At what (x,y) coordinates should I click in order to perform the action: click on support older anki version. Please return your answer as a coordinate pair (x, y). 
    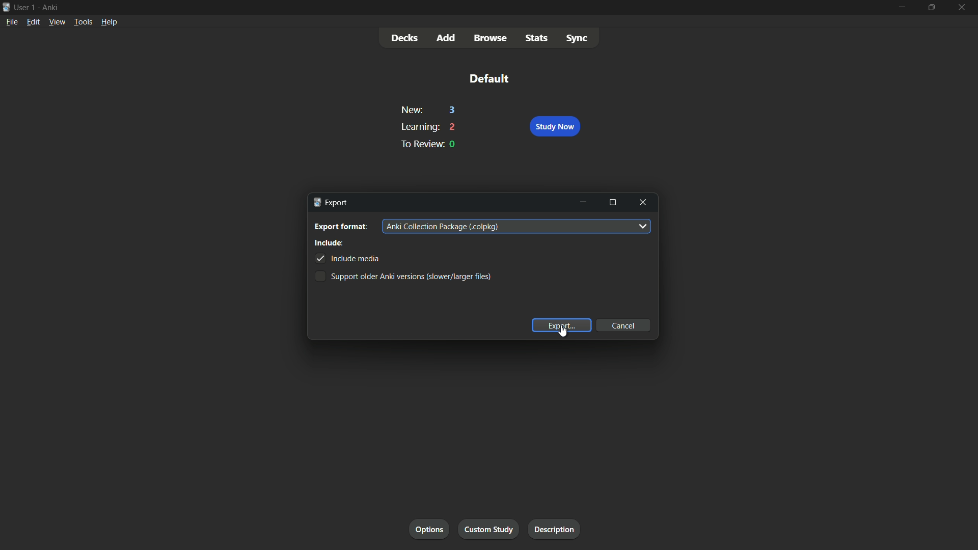
    Looking at the image, I should click on (405, 278).